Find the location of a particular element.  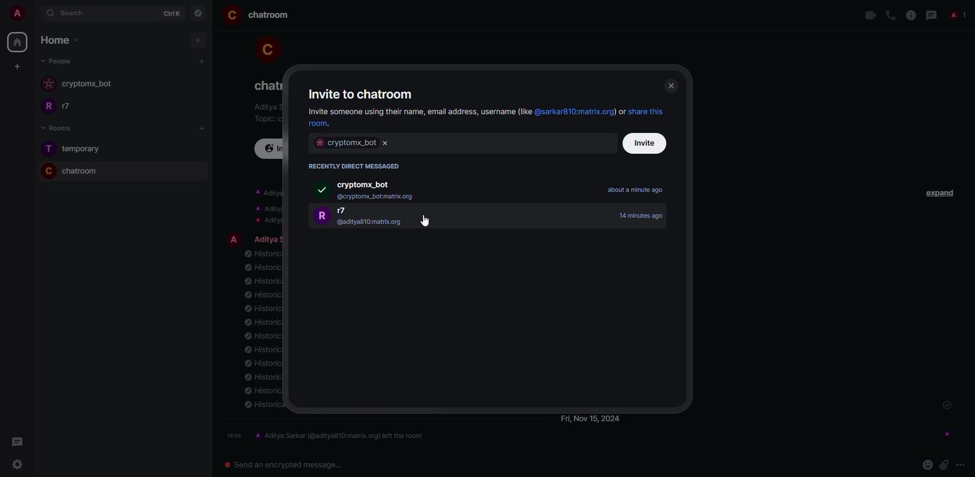

profile is located at coordinates (234, 238).